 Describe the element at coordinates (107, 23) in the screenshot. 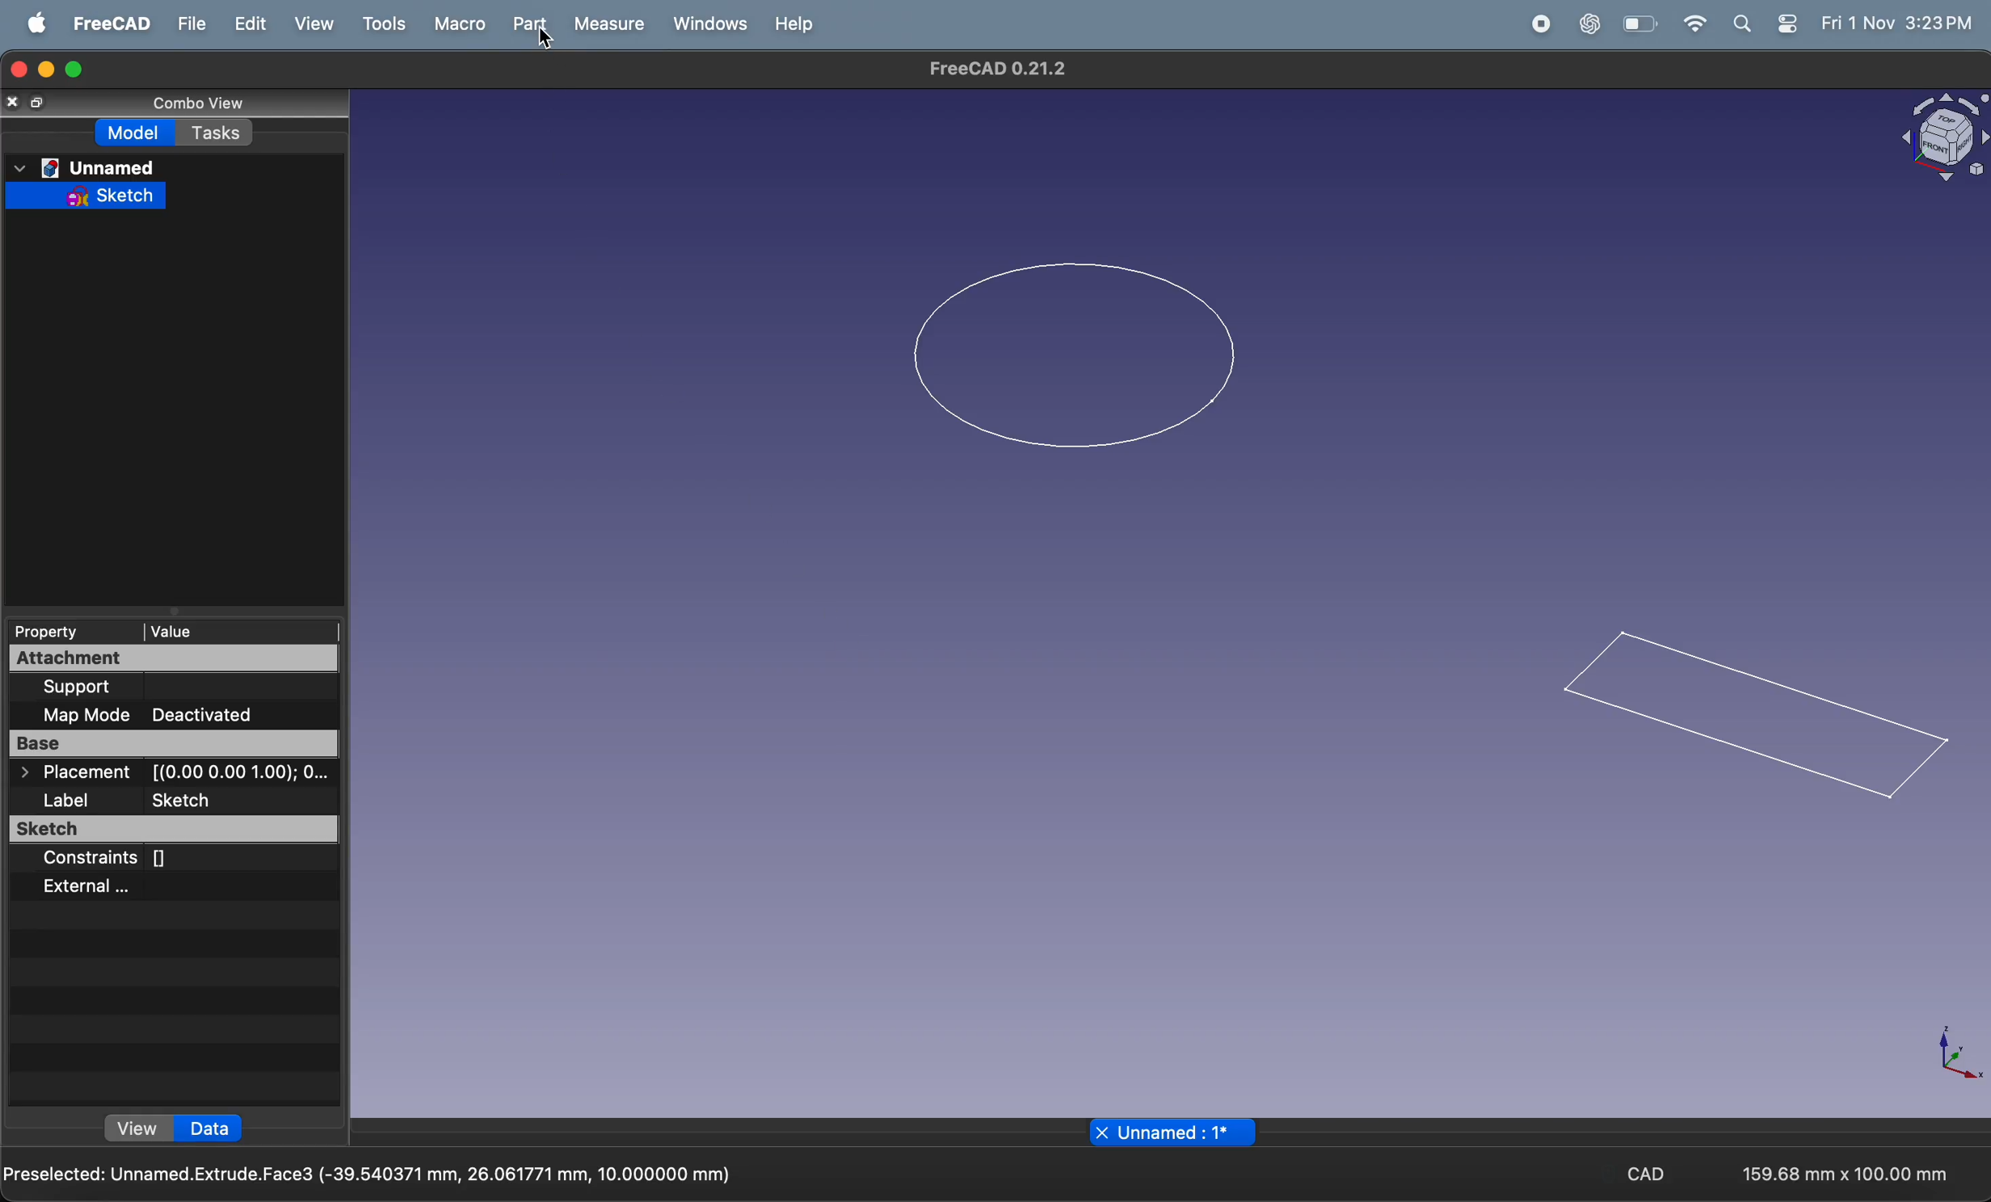

I see `Freecad` at that location.